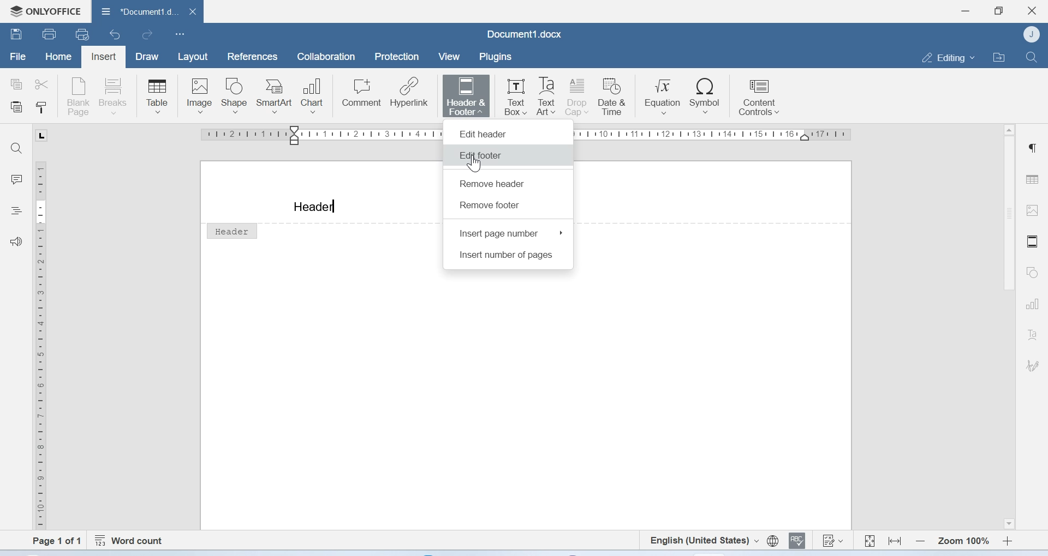  What do you see at coordinates (132, 539) in the screenshot?
I see `Word count` at bounding box center [132, 539].